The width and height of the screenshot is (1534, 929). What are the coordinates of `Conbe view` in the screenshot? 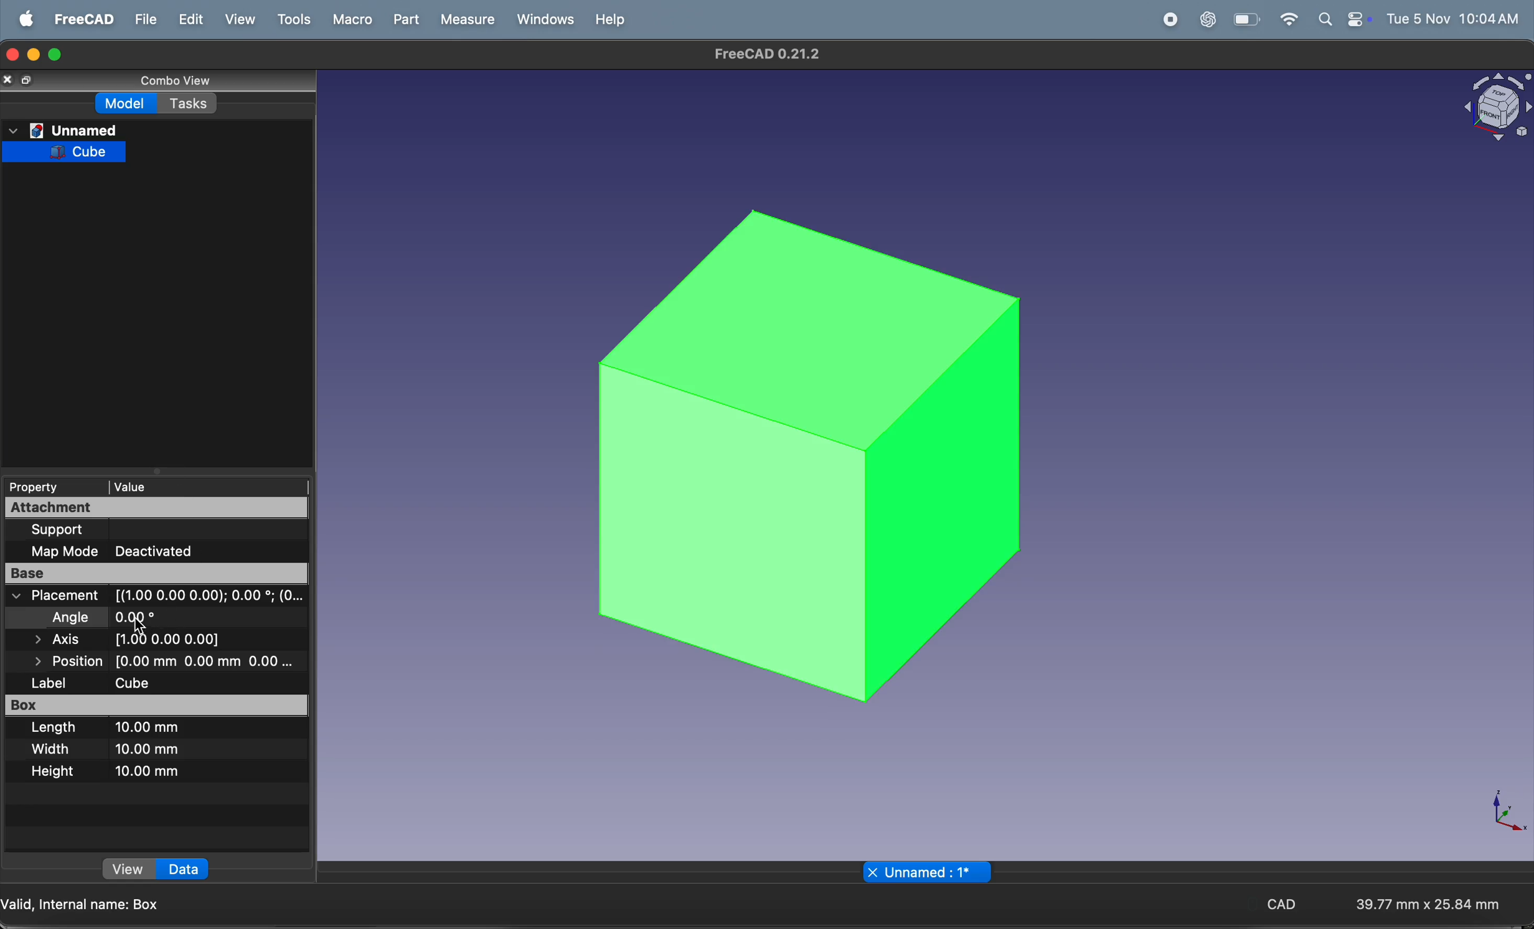 It's located at (159, 81).